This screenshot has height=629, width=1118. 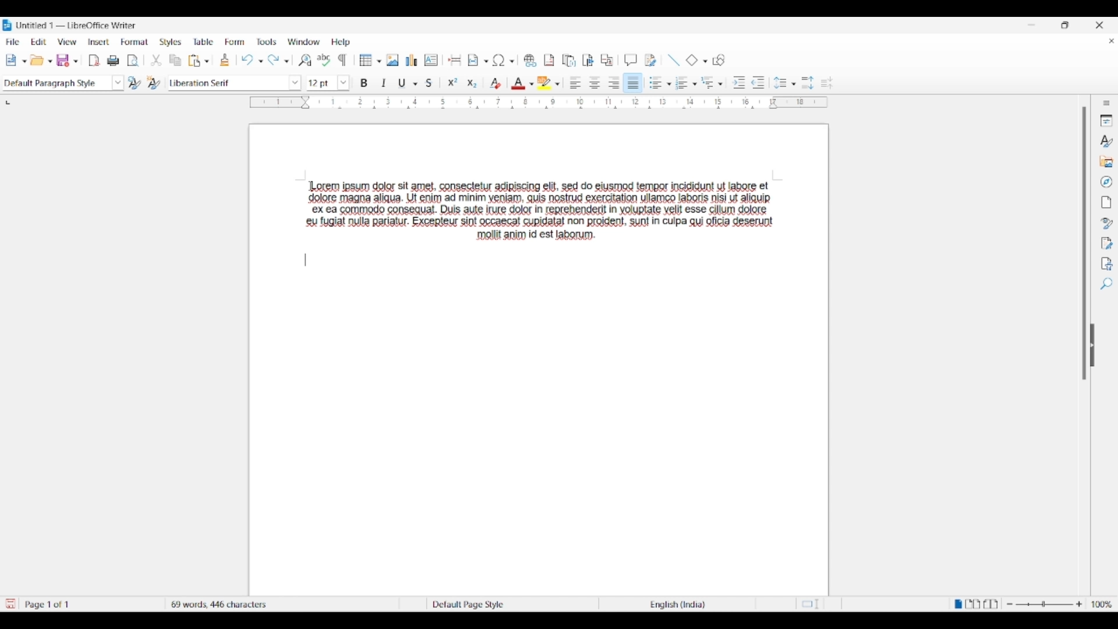 I want to click on Insert chart, so click(x=412, y=60).